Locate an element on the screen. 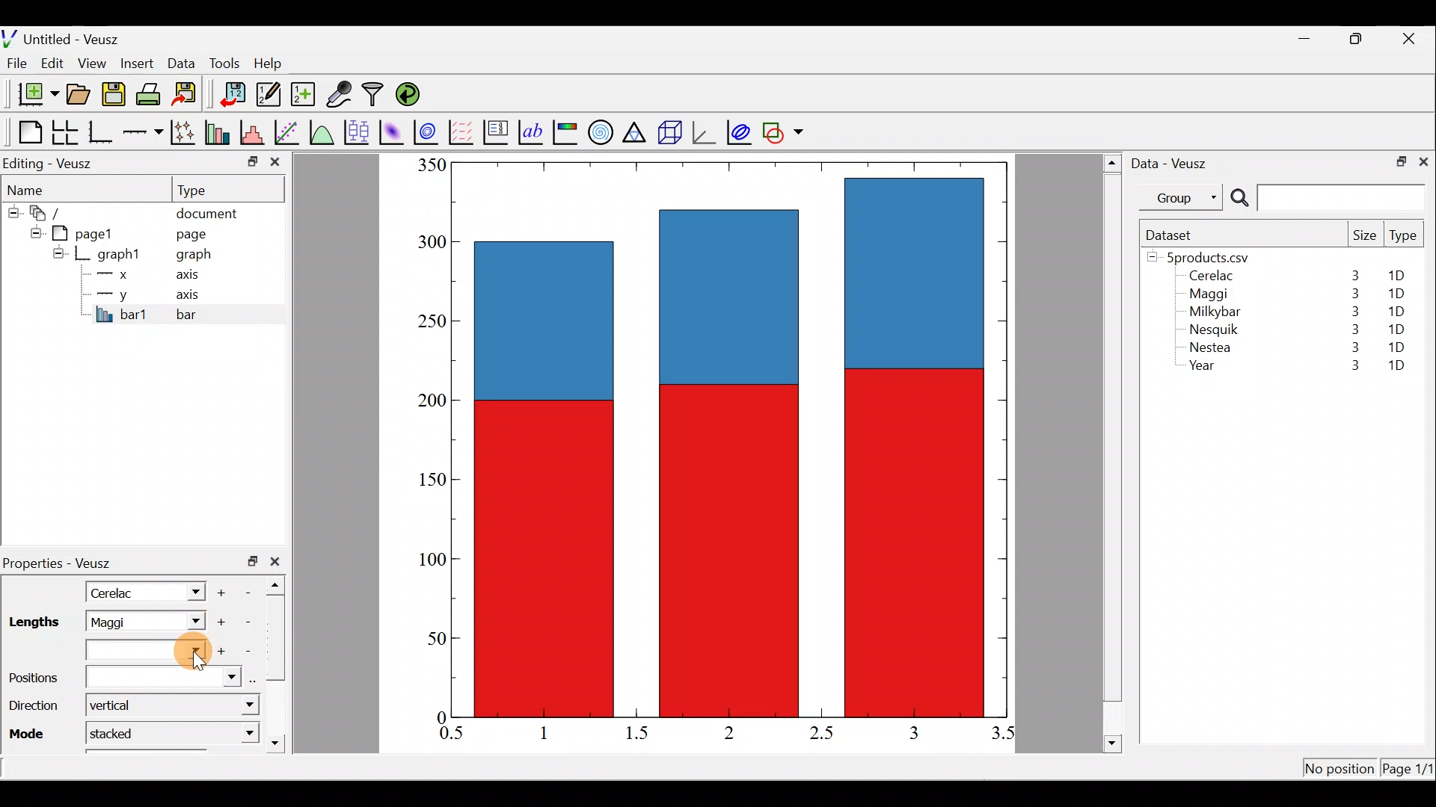 This screenshot has height=807, width=1436. Plot a 2d dataset as an image is located at coordinates (393, 130).